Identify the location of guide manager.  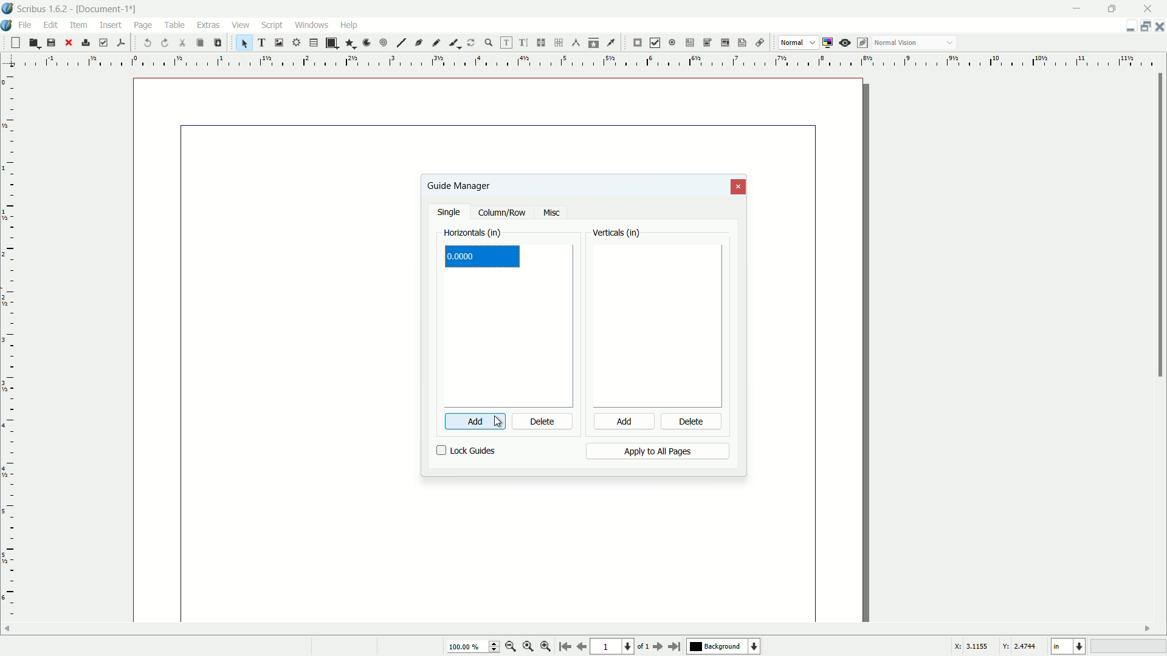
(458, 185).